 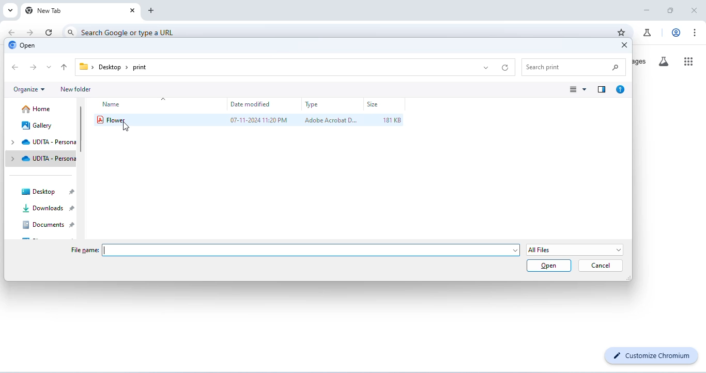 I want to click on file path, so click(x=115, y=67).